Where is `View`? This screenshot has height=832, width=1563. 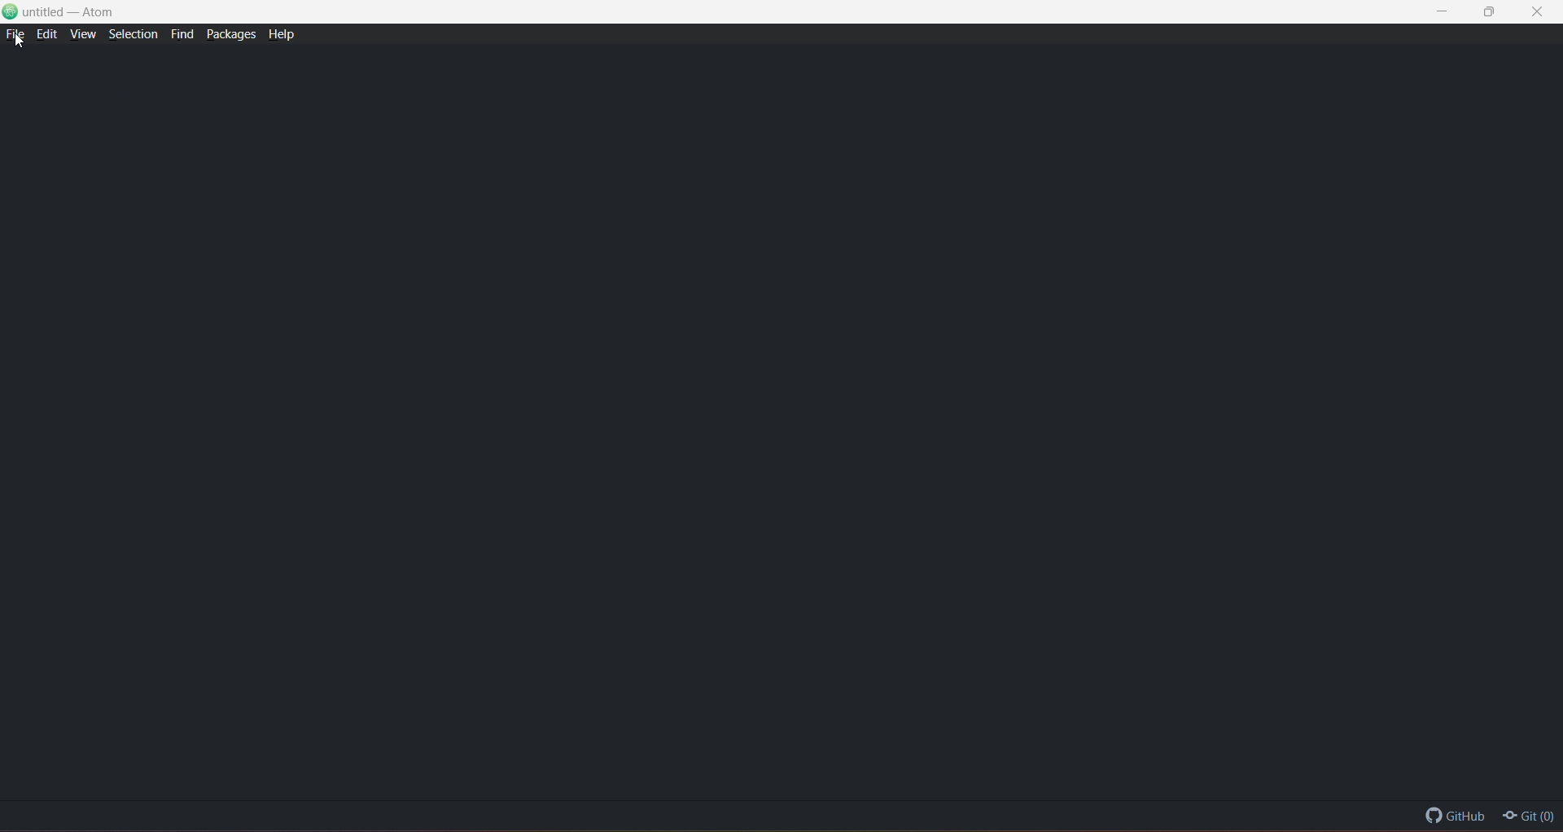
View is located at coordinates (83, 34).